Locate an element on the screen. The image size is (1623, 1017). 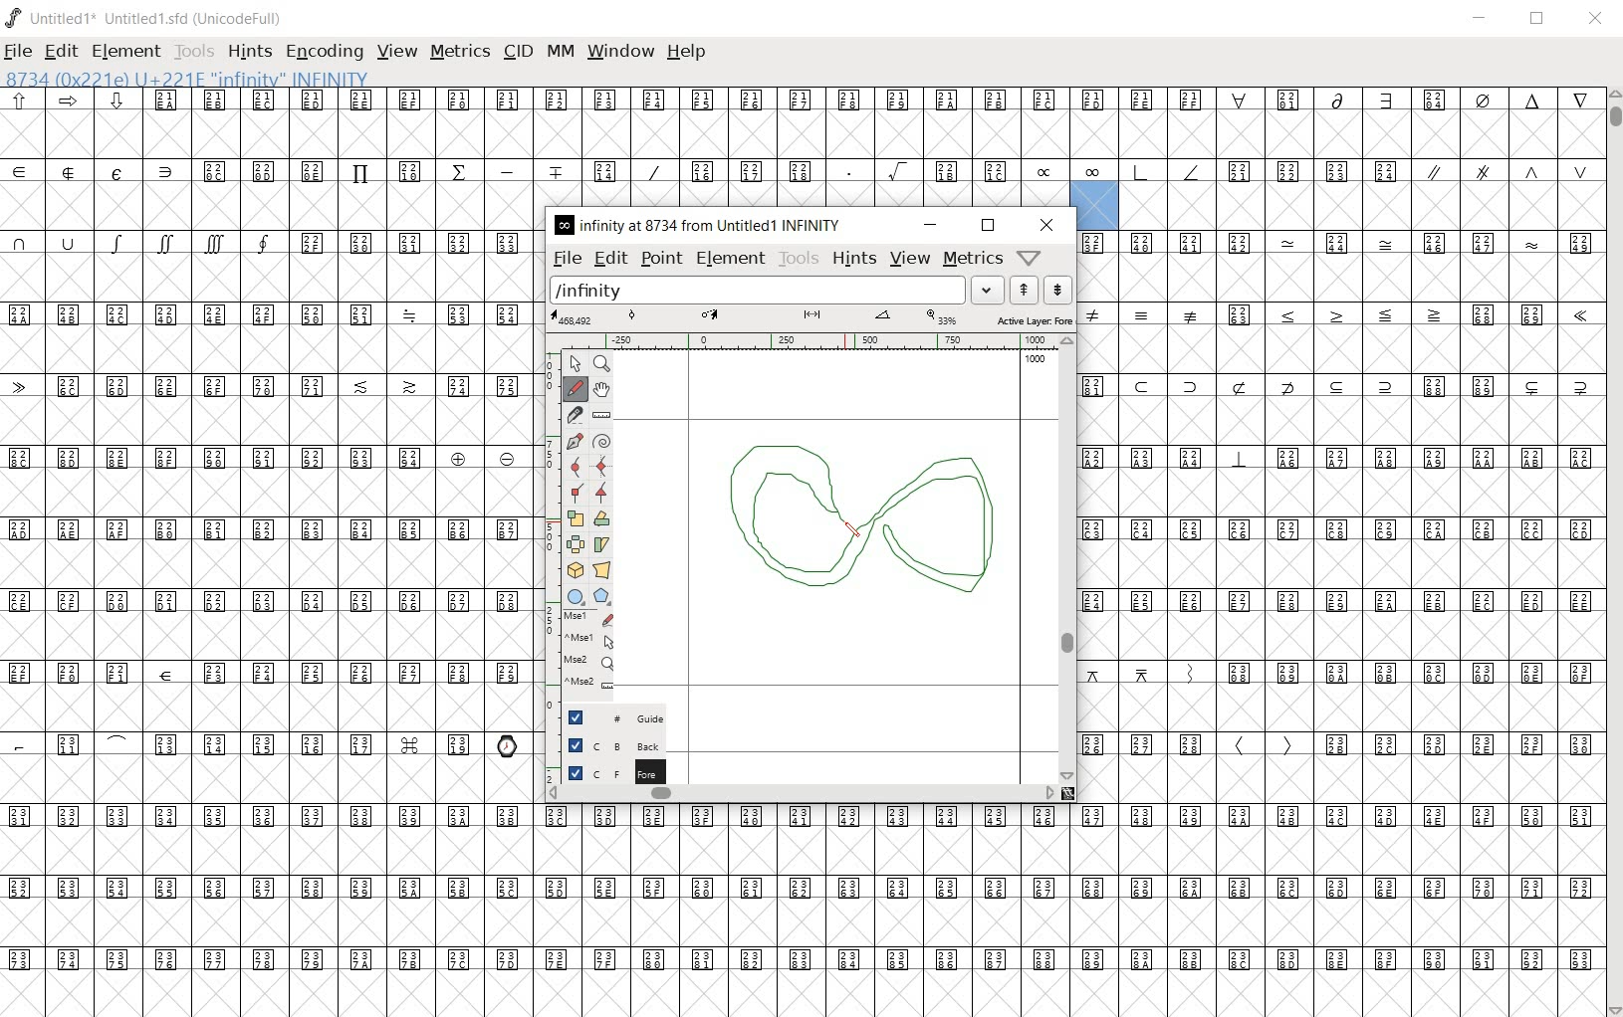
empty glyph slots is located at coordinates (800, 133).